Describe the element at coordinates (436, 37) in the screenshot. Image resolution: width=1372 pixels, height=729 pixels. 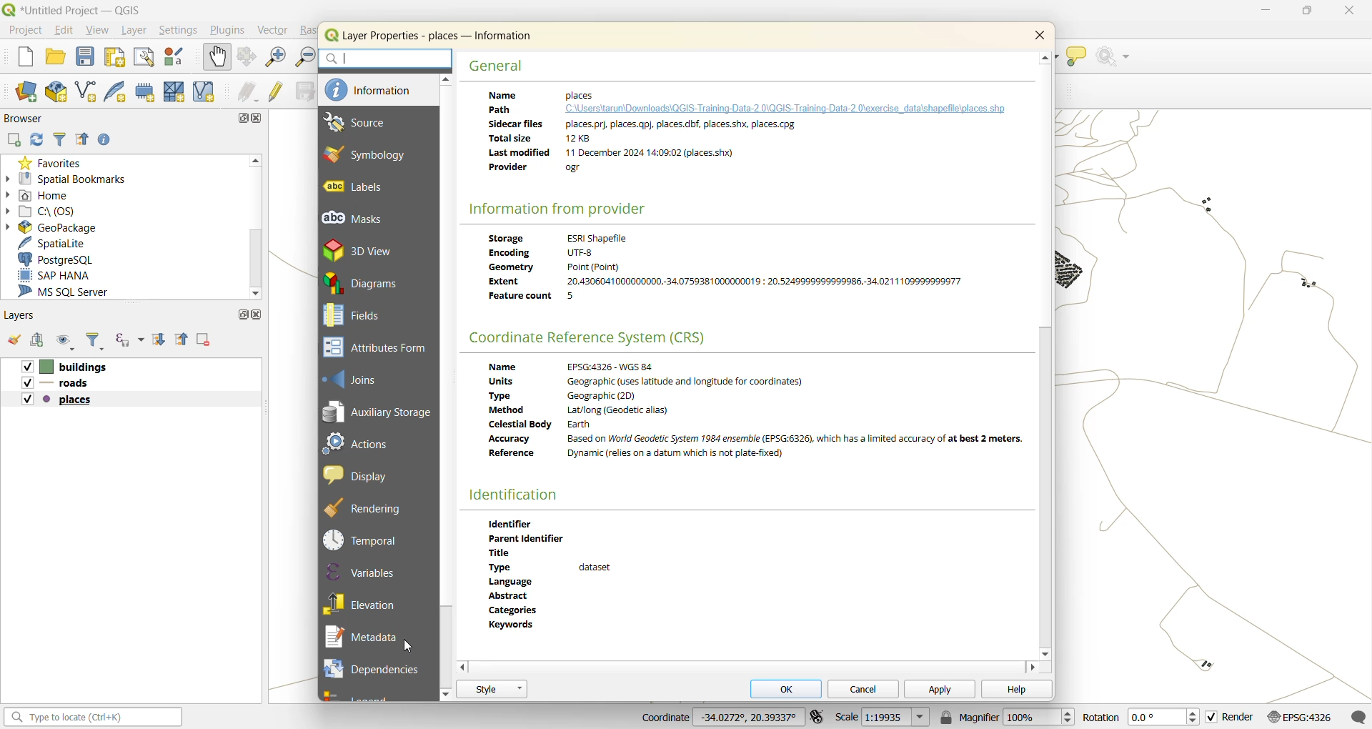
I see `layer properties` at that location.